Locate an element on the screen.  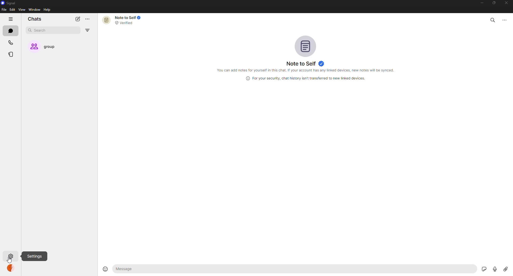
group is located at coordinates (47, 47).